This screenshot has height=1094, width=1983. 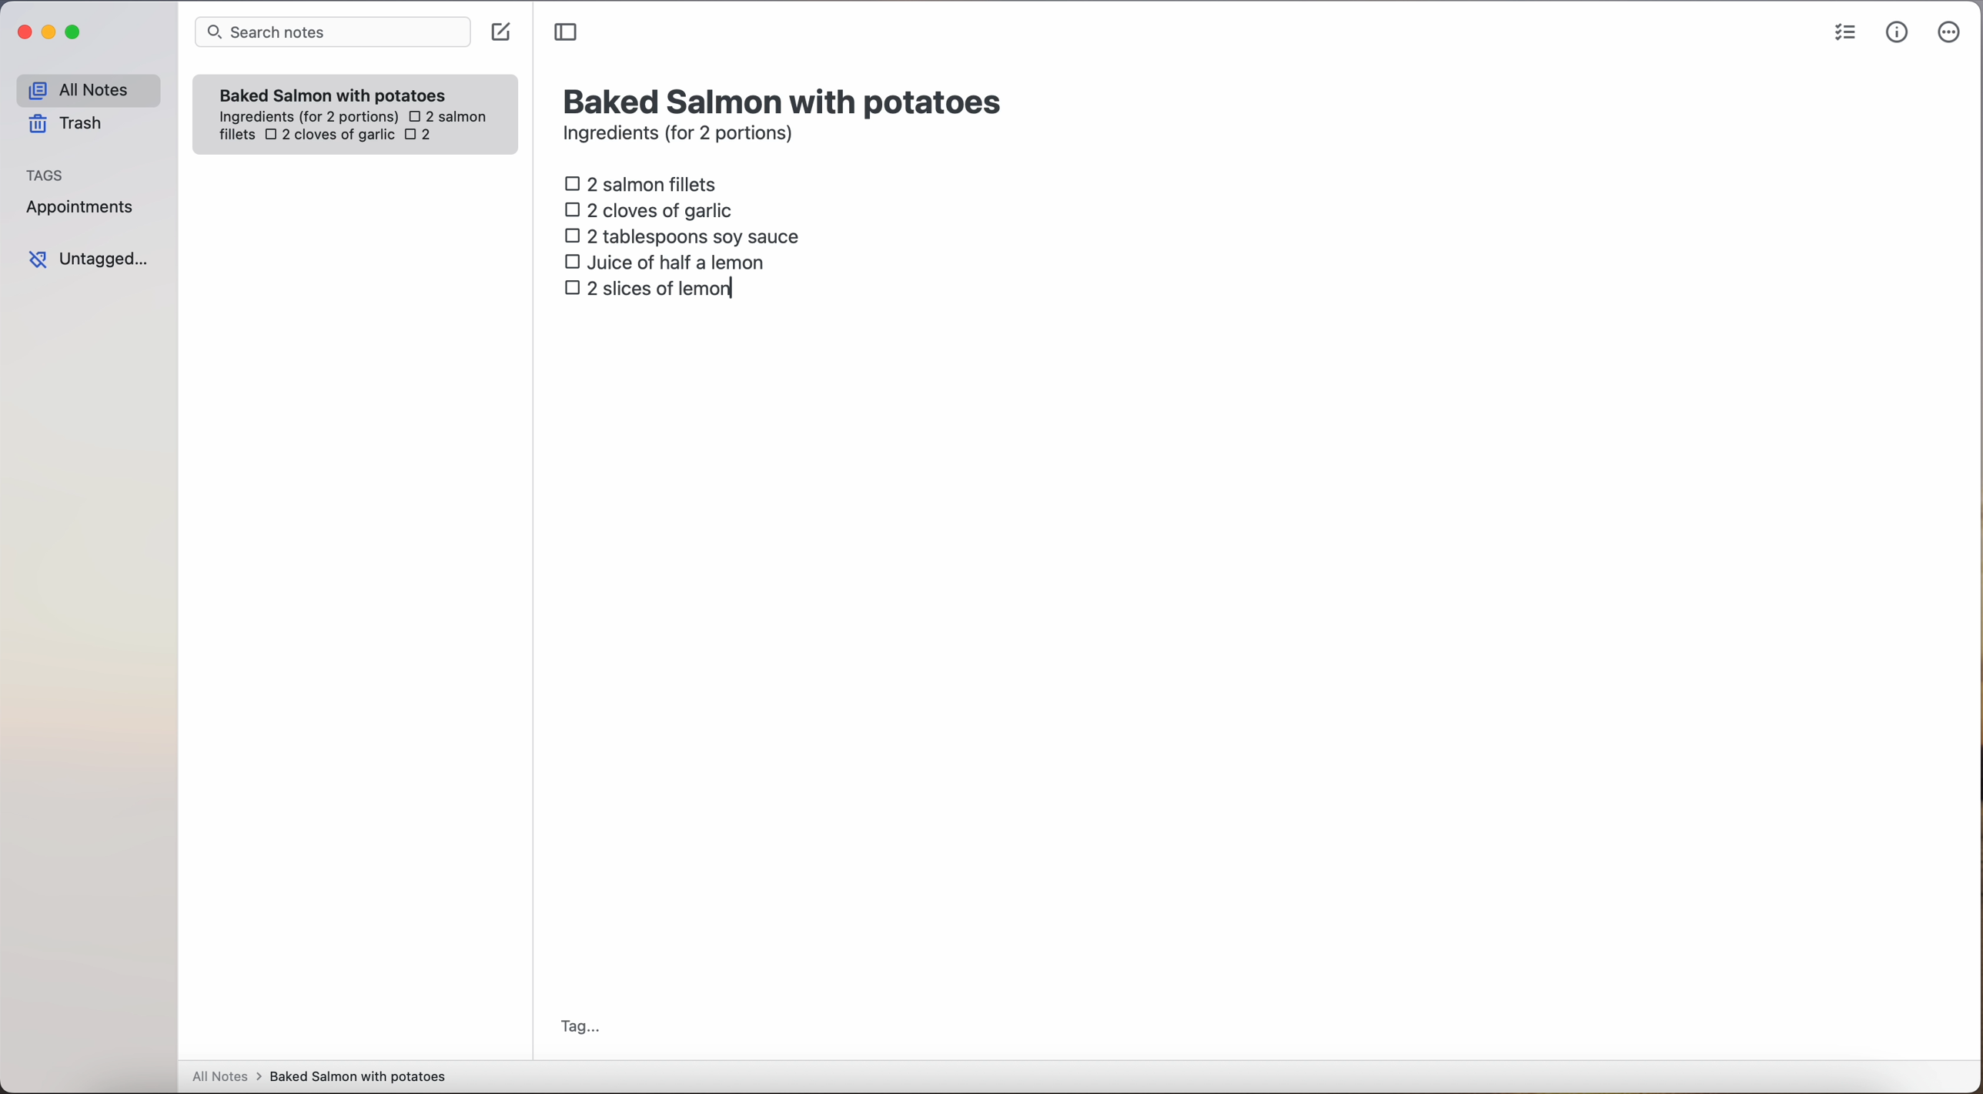 I want to click on 2 cloves of garlic, so click(x=329, y=136).